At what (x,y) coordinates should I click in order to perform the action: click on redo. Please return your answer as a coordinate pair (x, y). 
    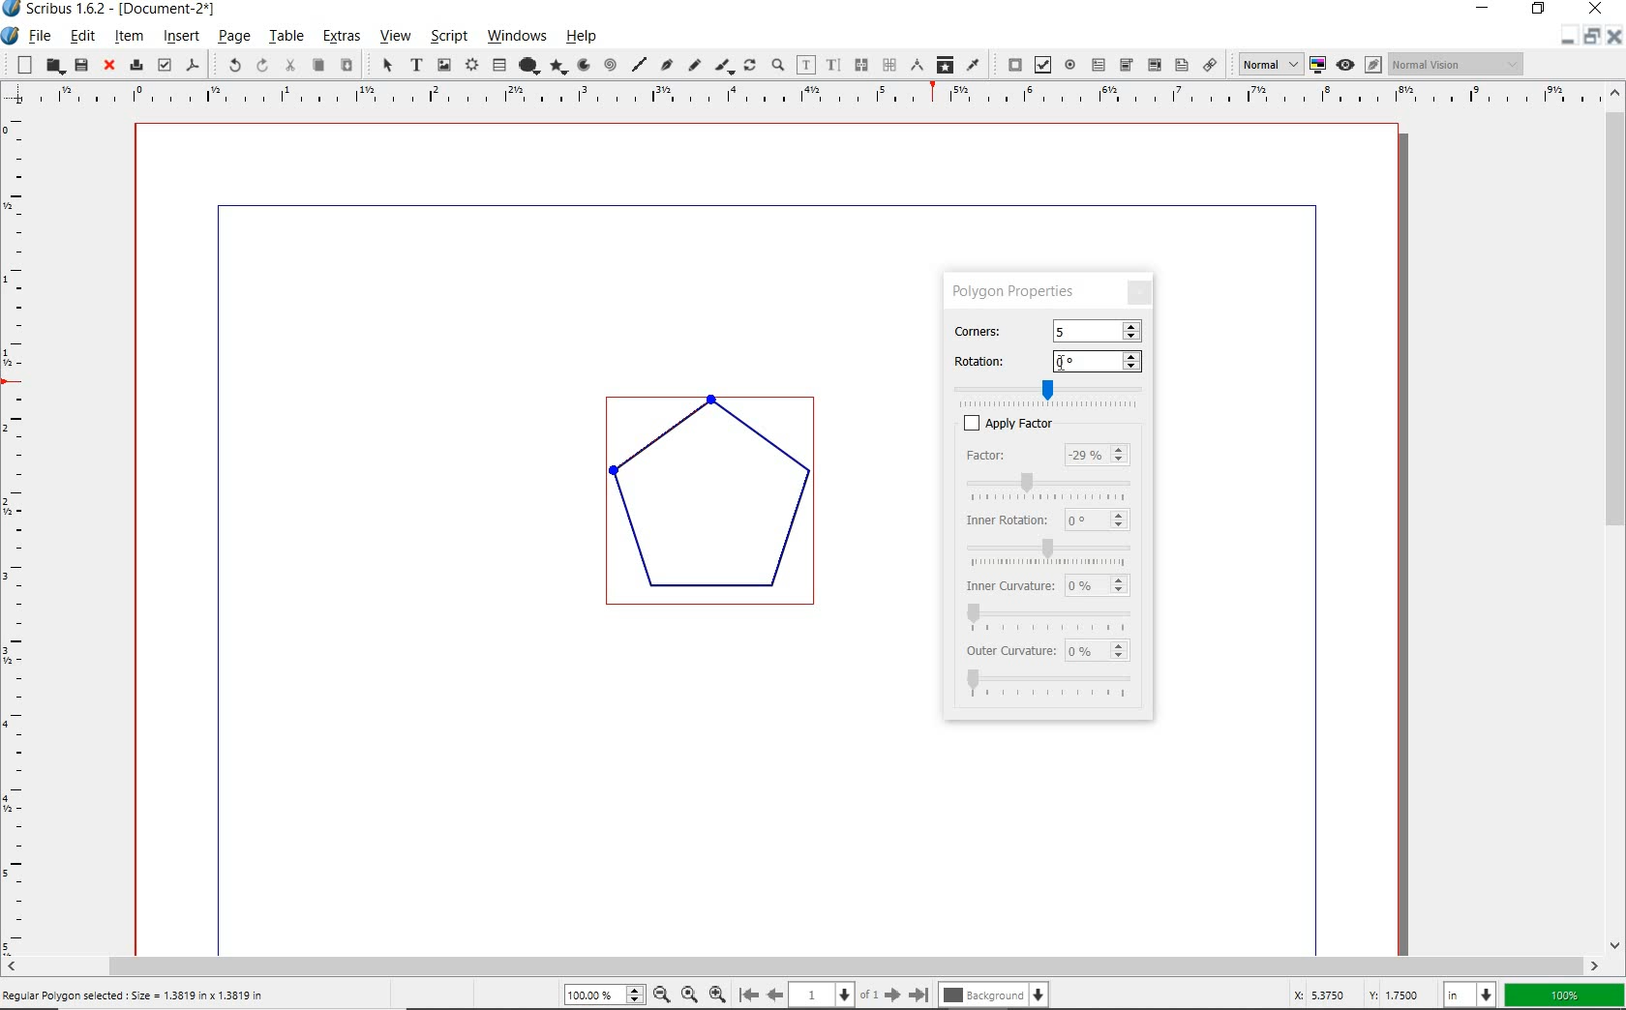
    Looking at the image, I should click on (261, 66).